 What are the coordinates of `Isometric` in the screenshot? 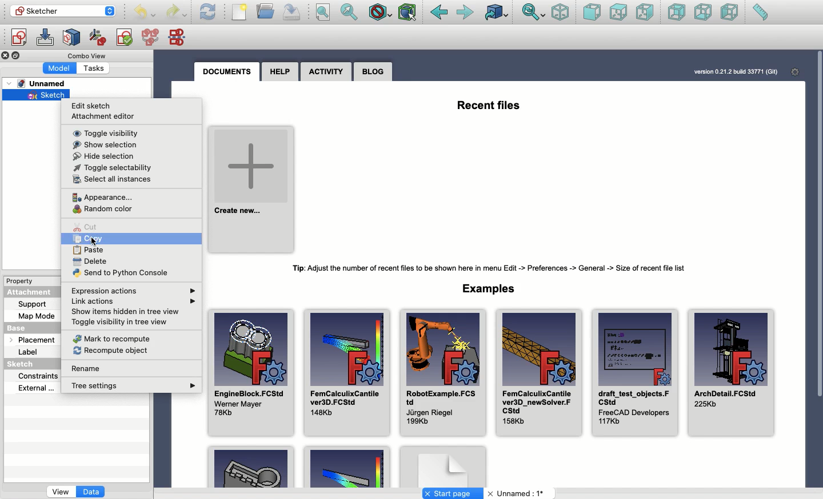 It's located at (561, 12).